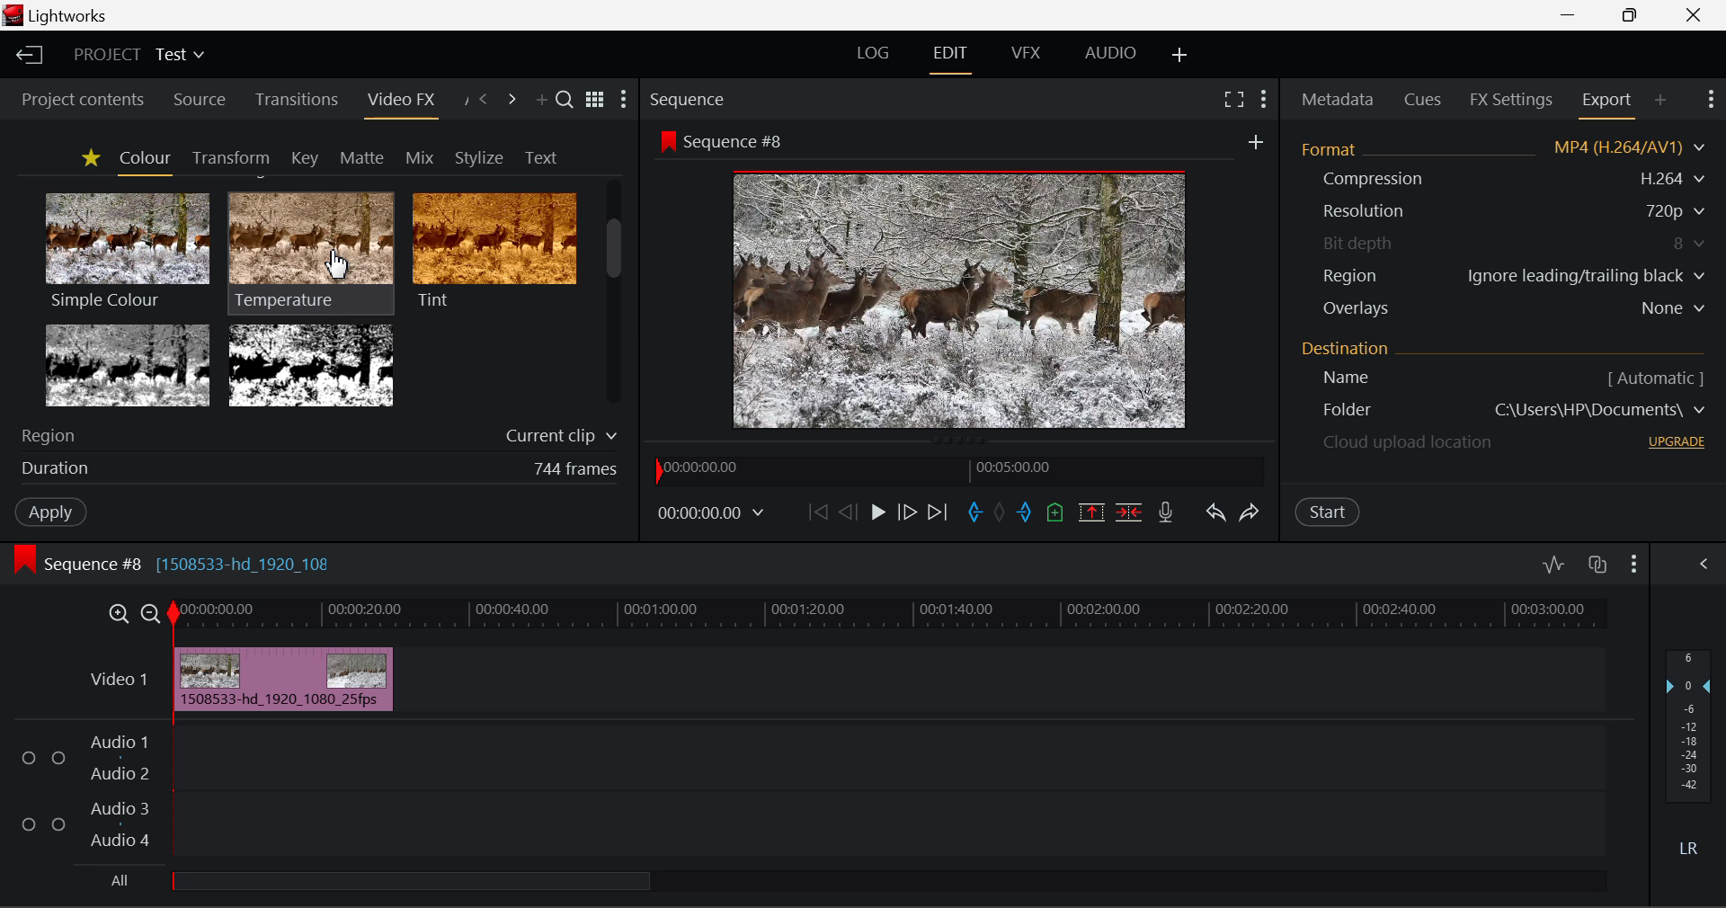 This screenshot has width=1726, height=908. I want to click on Bit depth, so click(1360, 240).